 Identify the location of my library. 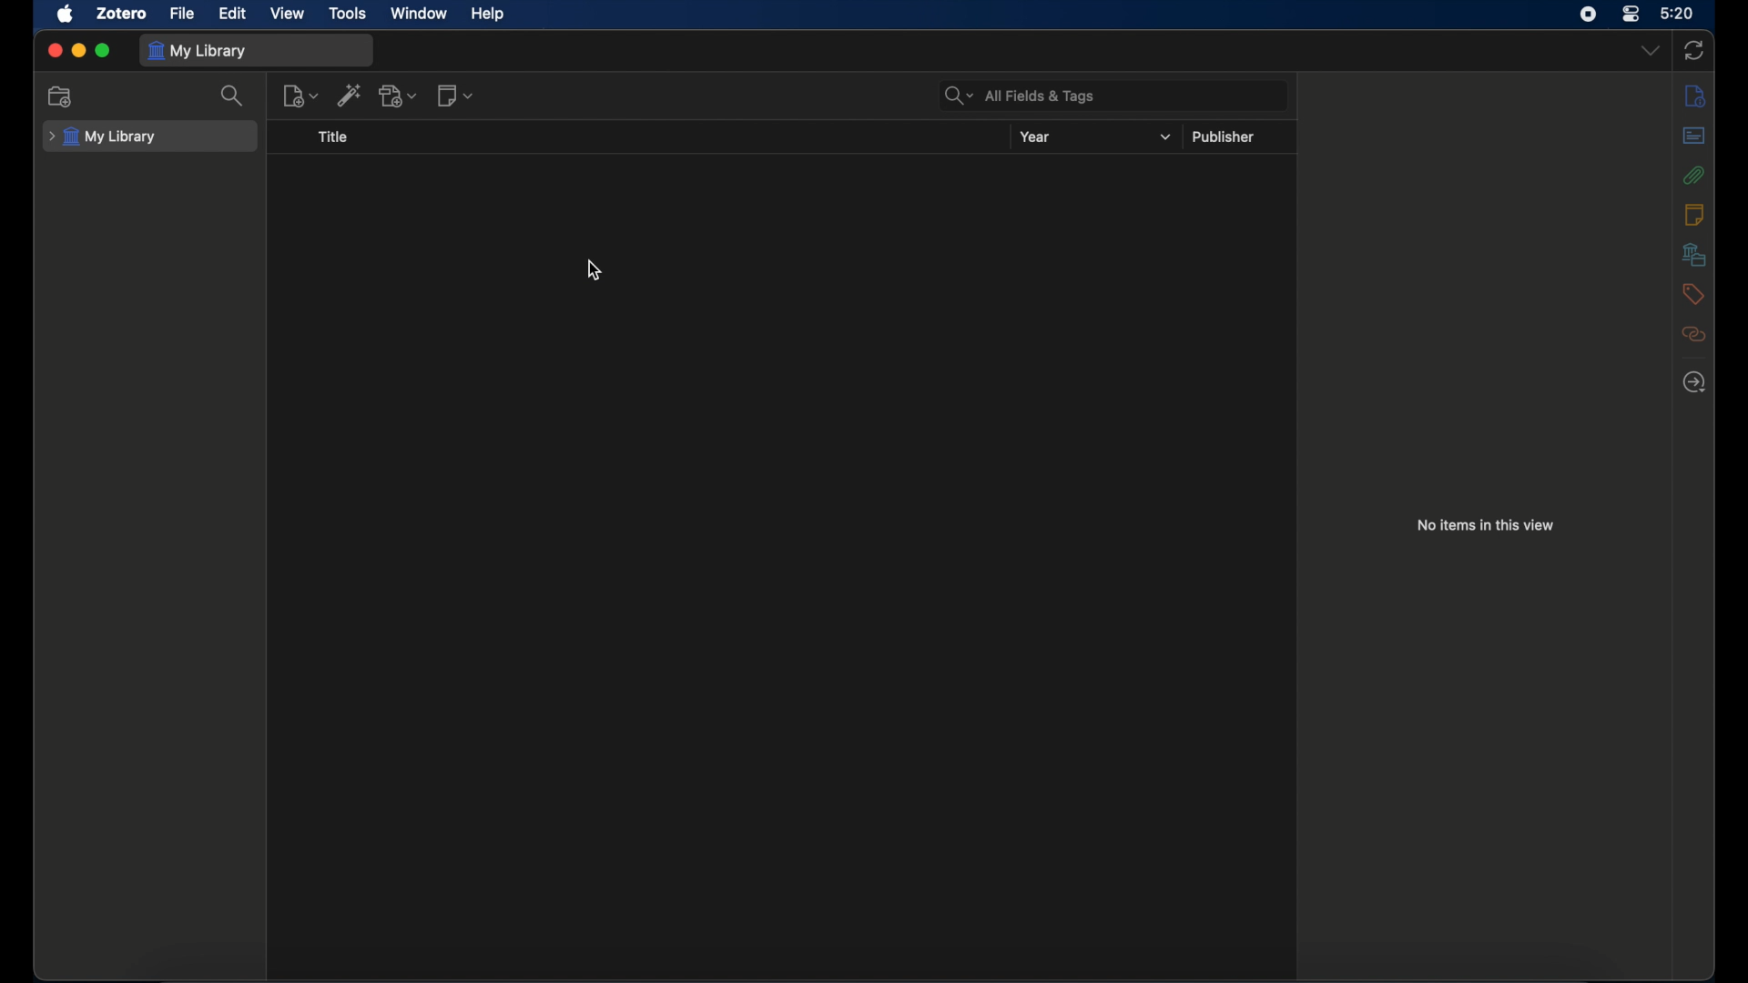
(198, 52).